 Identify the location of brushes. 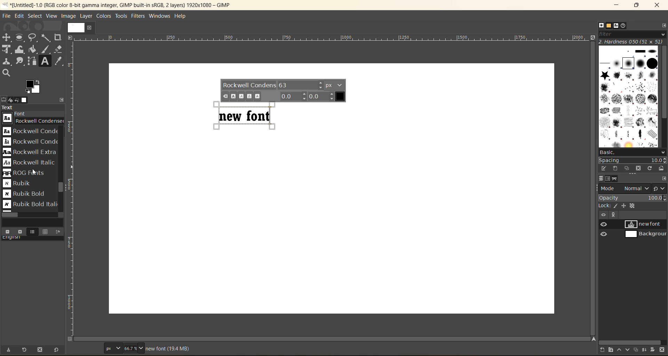
(601, 25).